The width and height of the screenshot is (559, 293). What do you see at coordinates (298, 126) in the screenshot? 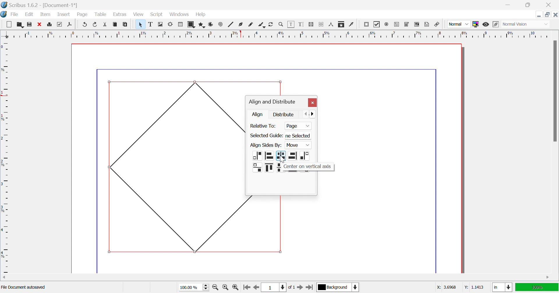
I see `Page` at bounding box center [298, 126].